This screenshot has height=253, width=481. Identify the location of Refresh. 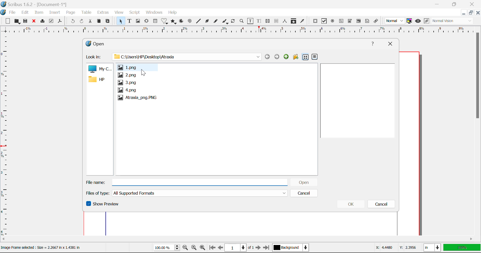
(234, 22).